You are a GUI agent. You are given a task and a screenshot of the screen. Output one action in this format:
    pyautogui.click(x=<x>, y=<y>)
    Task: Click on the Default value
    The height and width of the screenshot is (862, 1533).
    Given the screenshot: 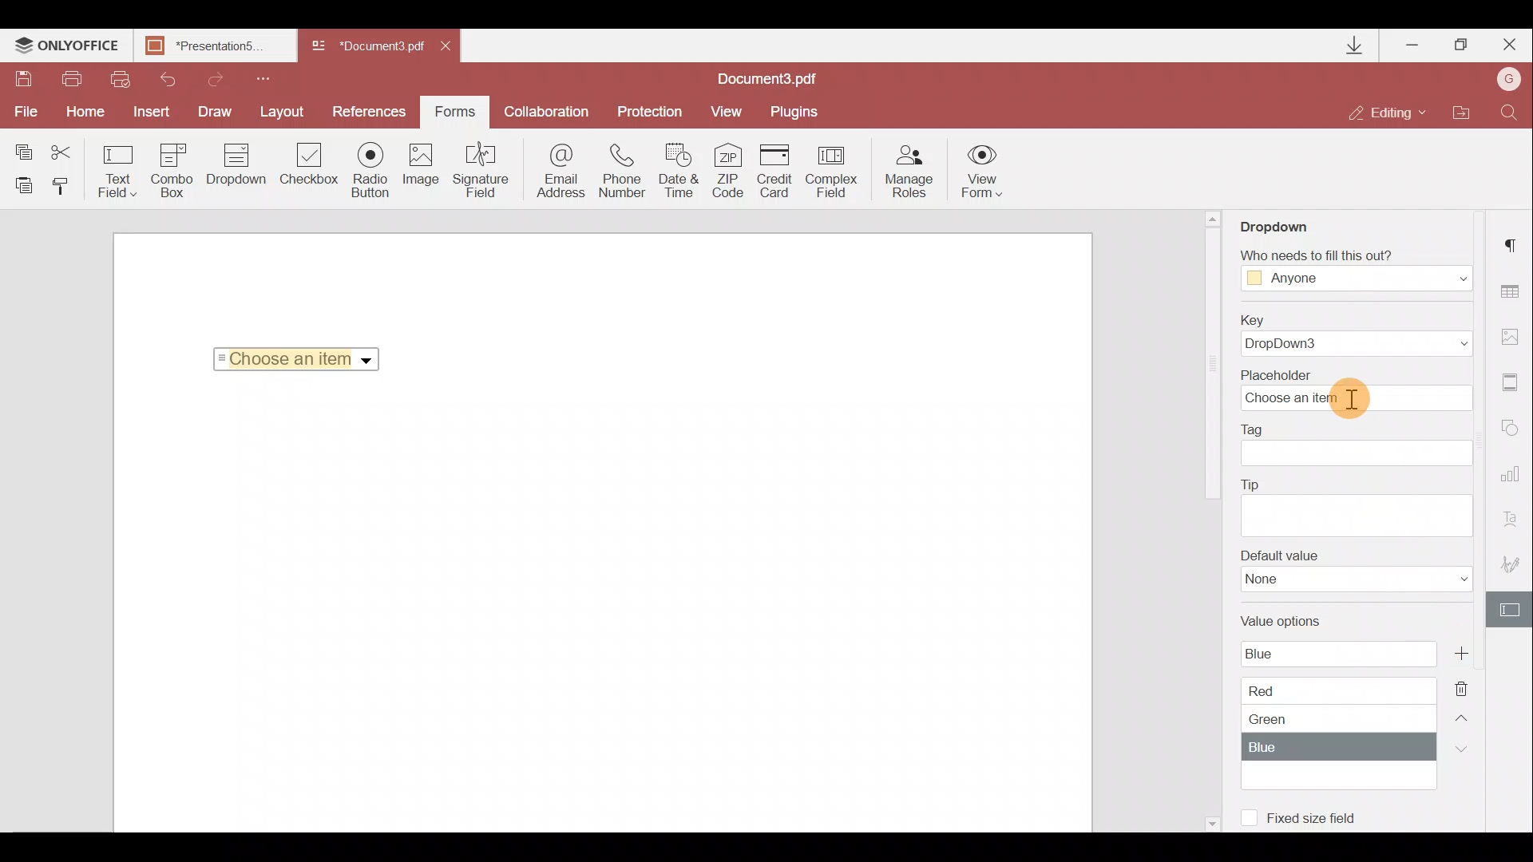 What is the action you would take?
    pyautogui.click(x=1350, y=575)
    